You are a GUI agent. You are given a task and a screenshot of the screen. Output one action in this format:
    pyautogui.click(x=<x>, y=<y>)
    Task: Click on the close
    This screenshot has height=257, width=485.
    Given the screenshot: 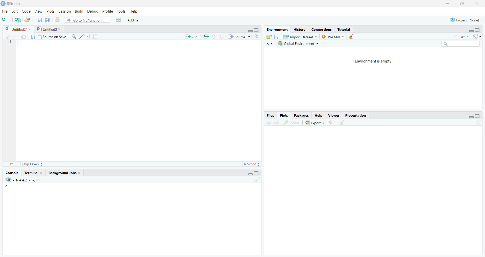 What is the action you would take?
    pyautogui.click(x=332, y=123)
    